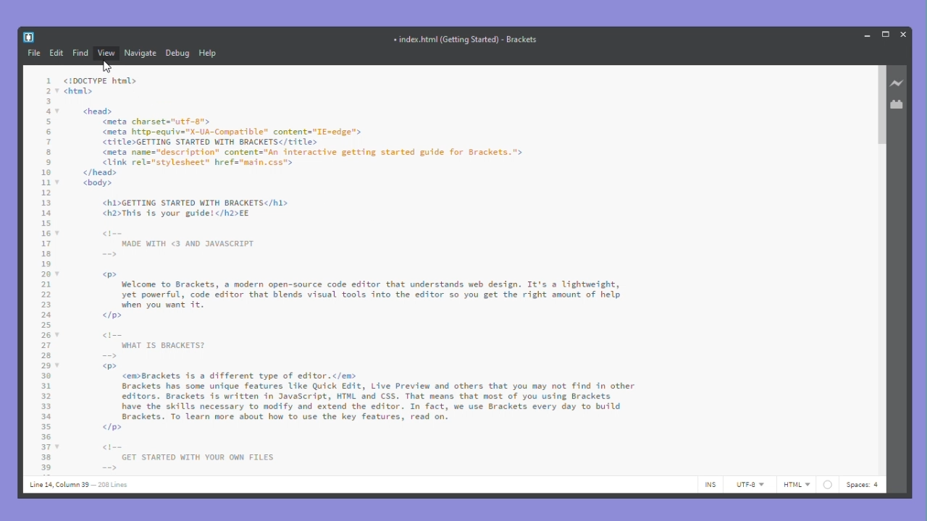  I want to click on code fold, so click(59, 90).